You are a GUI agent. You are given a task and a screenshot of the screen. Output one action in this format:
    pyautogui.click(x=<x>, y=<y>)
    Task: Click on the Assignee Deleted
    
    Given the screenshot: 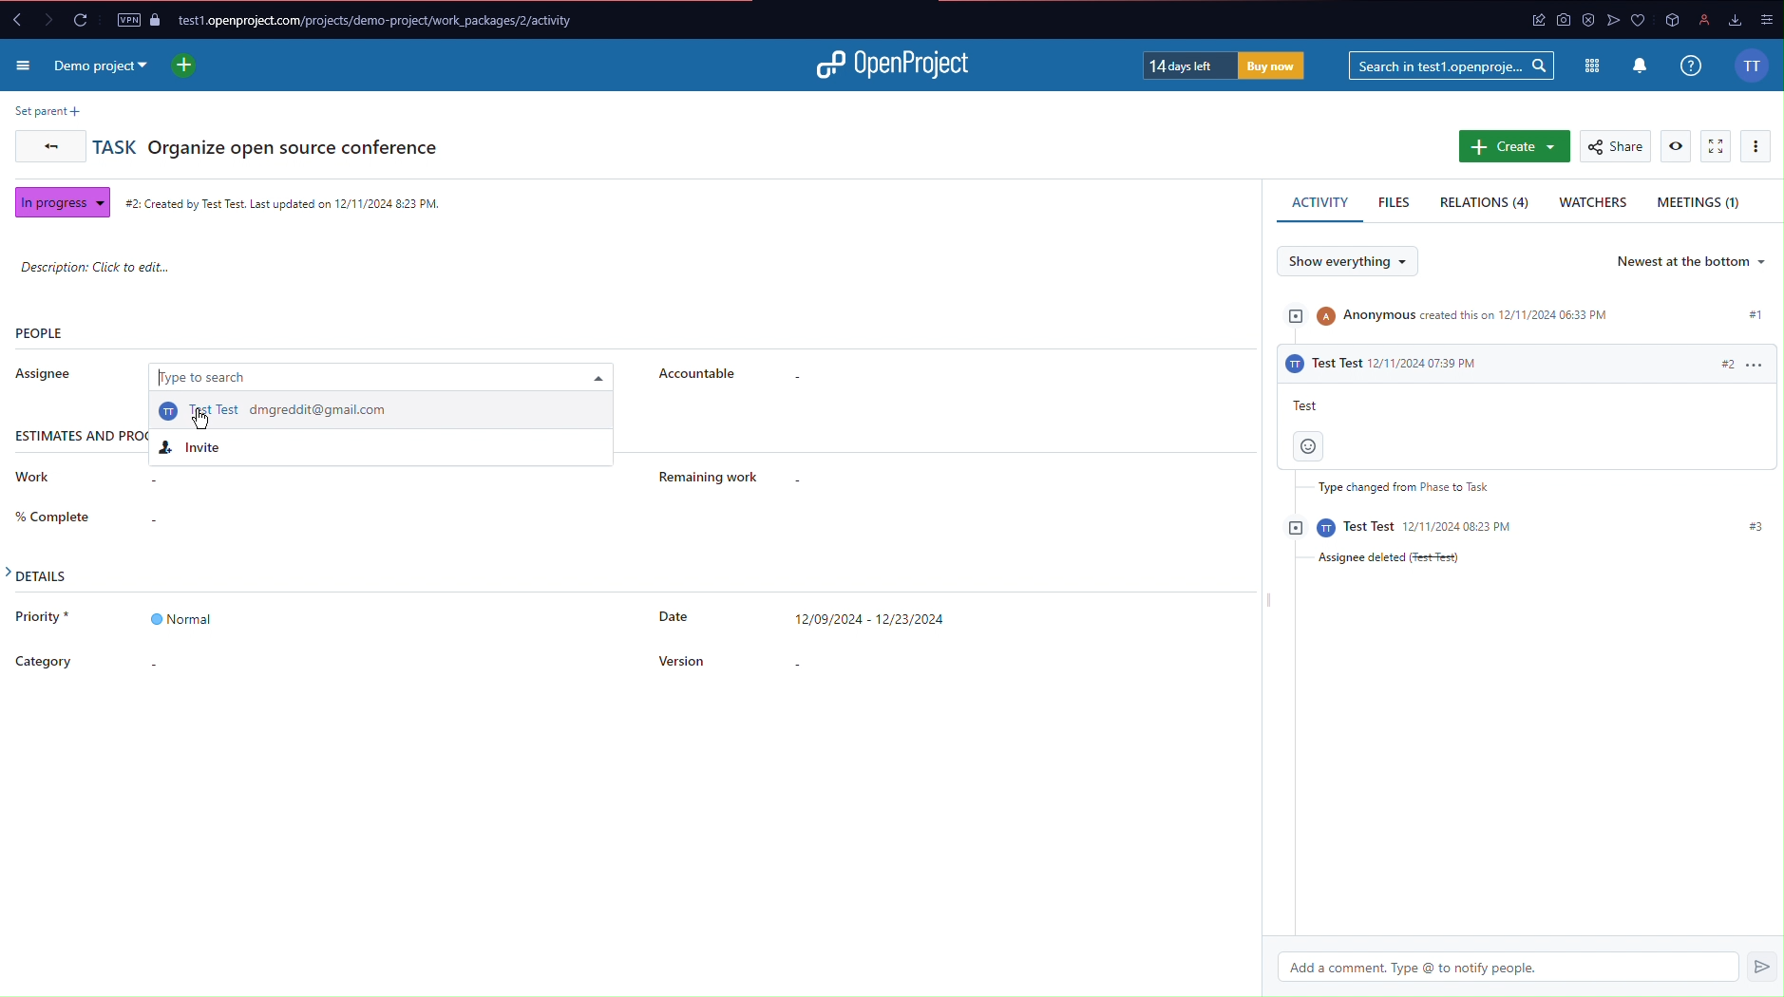 What is the action you would take?
    pyautogui.click(x=1380, y=559)
    